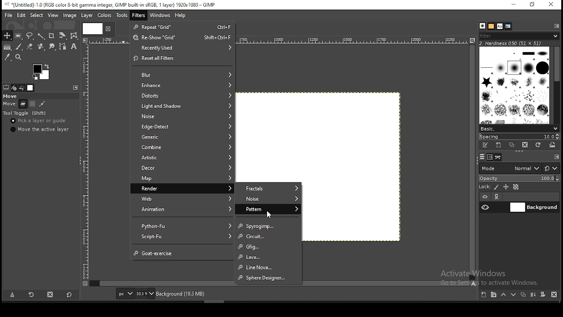  What do you see at coordinates (76, 88) in the screenshot?
I see `cinfigure this tab` at bounding box center [76, 88].